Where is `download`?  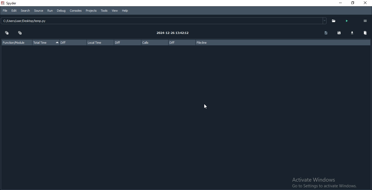
download is located at coordinates (351, 33).